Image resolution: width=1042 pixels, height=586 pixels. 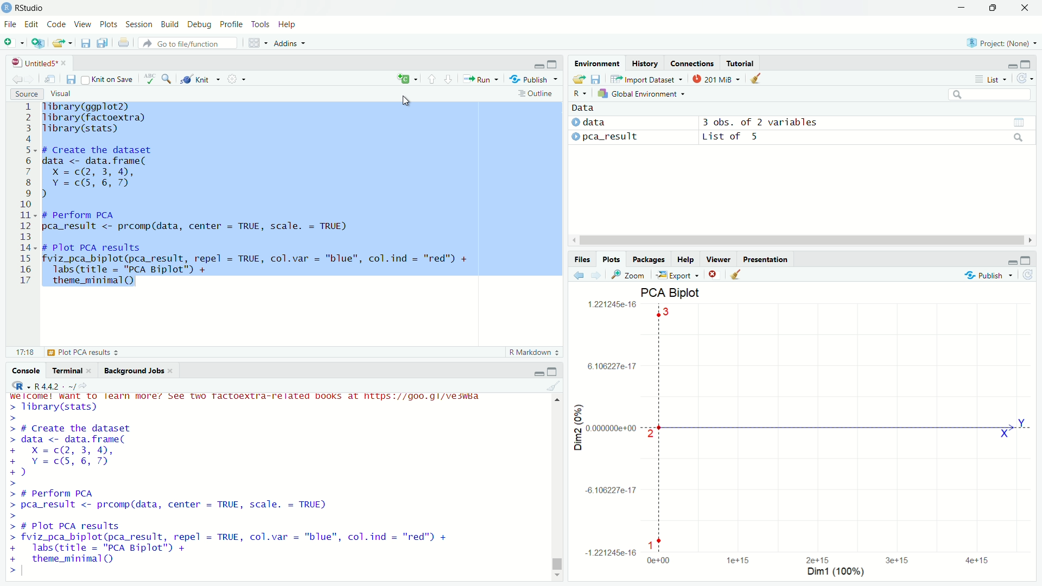 I want to click on Debug, so click(x=200, y=25).